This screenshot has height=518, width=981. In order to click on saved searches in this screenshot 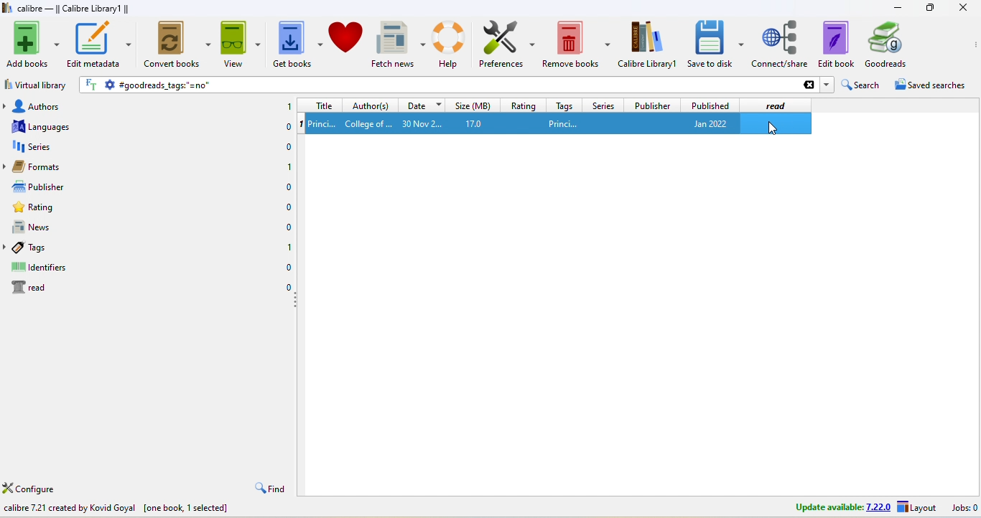, I will do `click(928, 85)`.